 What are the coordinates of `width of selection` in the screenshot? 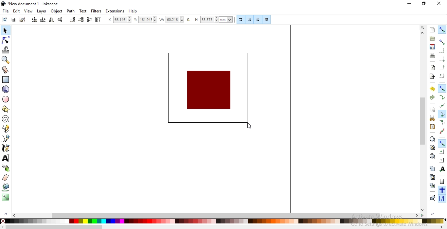 It's located at (162, 20).